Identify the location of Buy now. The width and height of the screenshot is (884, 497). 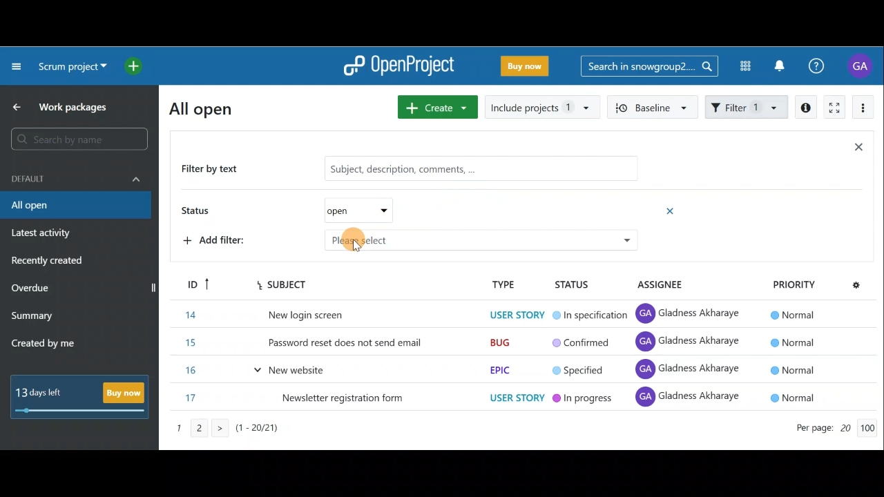
(528, 68).